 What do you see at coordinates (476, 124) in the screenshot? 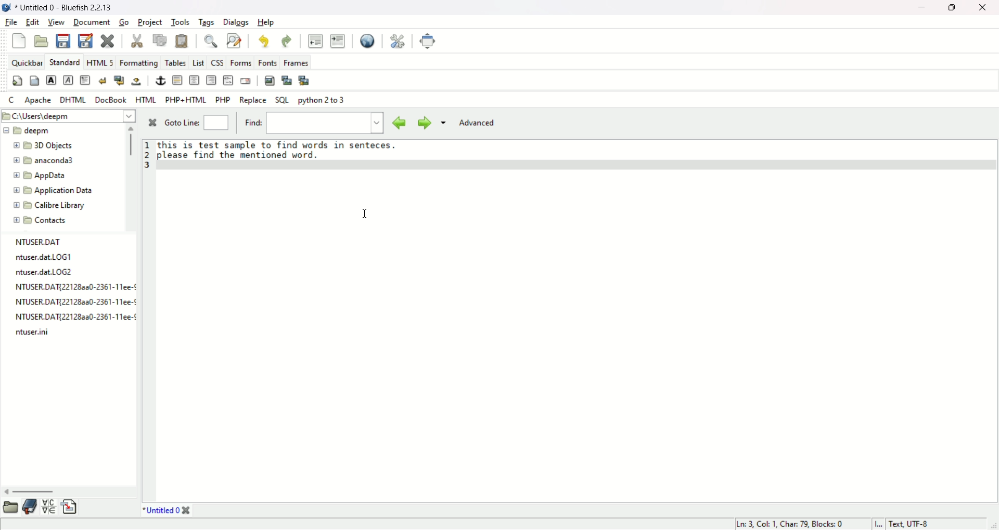
I see `advanced` at bounding box center [476, 124].